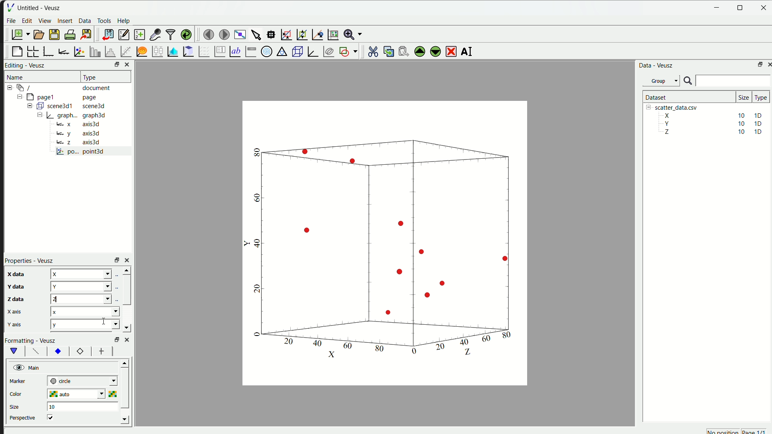 Image resolution: width=772 pixels, height=434 pixels. Describe the element at coordinates (15, 52) in the screenshot. I see `blank page` at that location.